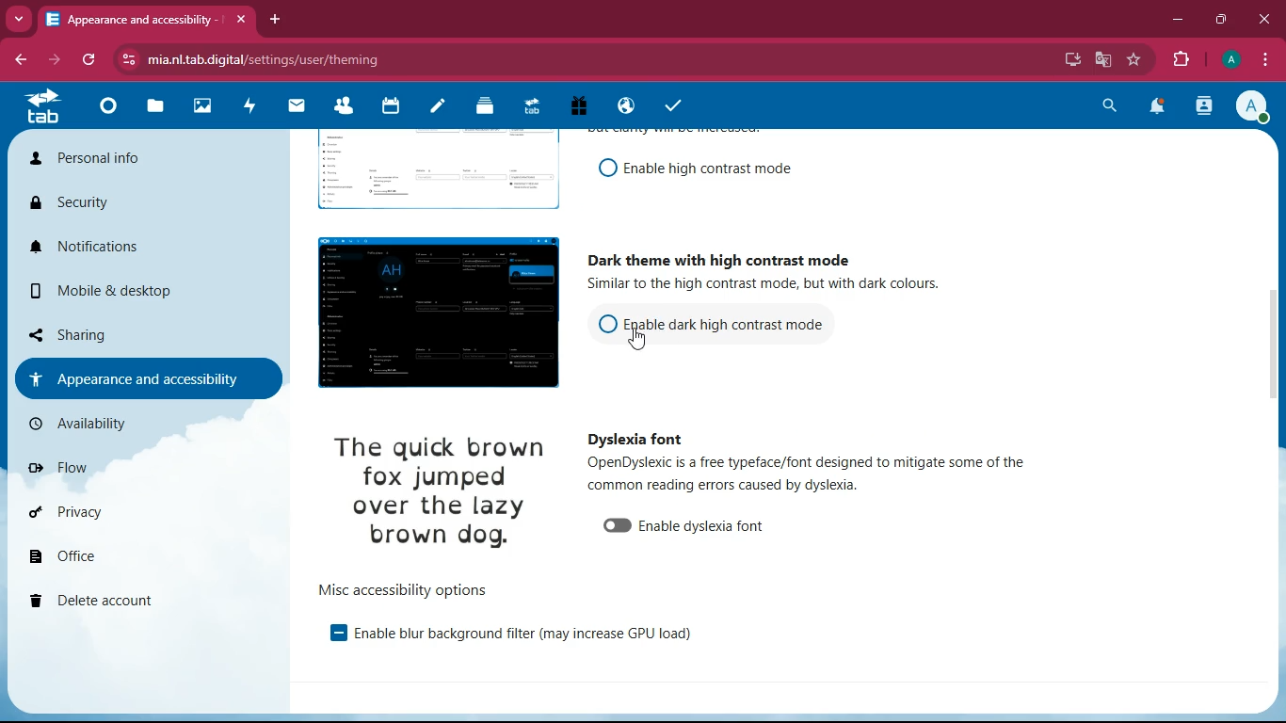  What do you see at coordinates (728, 321) in the screenshot?
I see `enable` at bounding box center [728, 321].